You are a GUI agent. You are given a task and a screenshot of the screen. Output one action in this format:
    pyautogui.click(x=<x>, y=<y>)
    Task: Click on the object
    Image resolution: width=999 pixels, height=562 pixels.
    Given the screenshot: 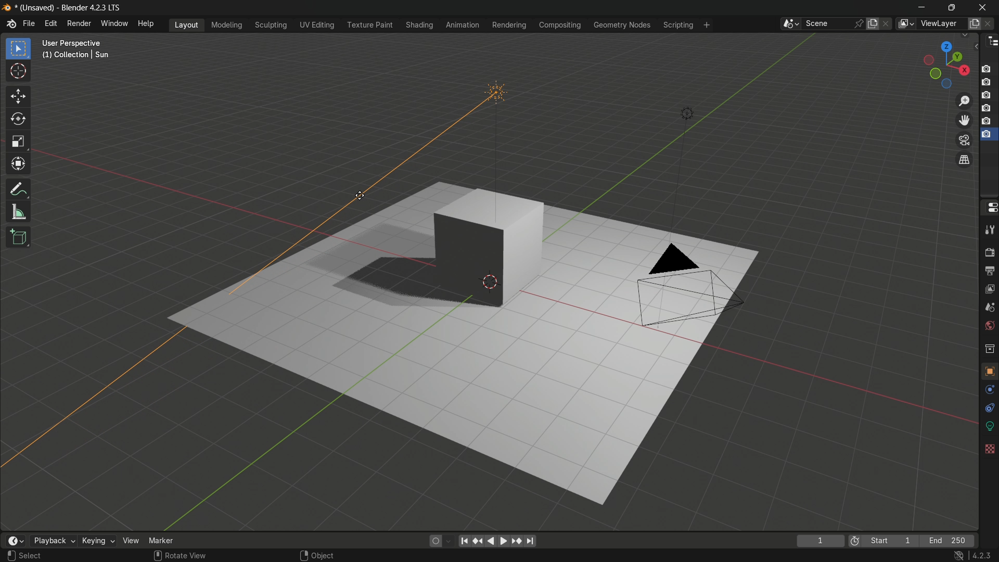 What is the action you would take?
    pyautogui.click(x=324, y=556)
    